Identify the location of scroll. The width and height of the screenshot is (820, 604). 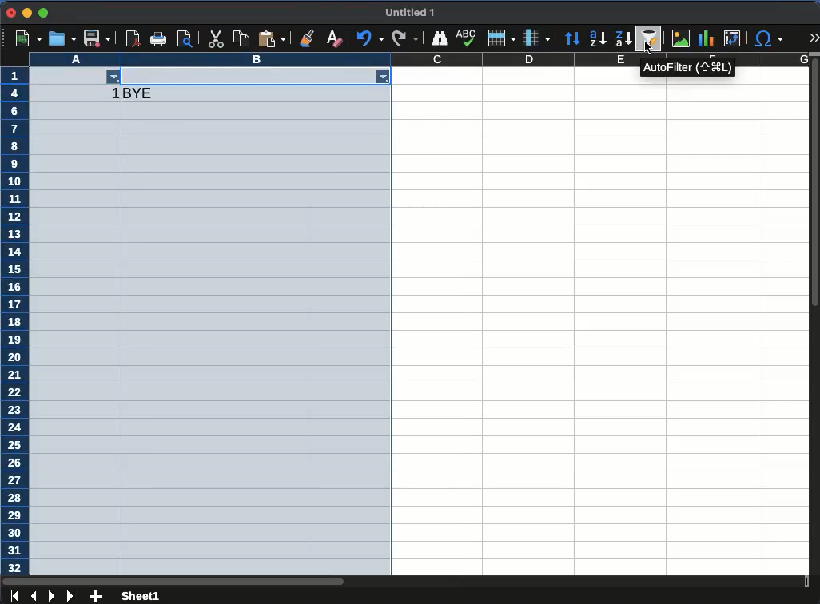
(815, 315).